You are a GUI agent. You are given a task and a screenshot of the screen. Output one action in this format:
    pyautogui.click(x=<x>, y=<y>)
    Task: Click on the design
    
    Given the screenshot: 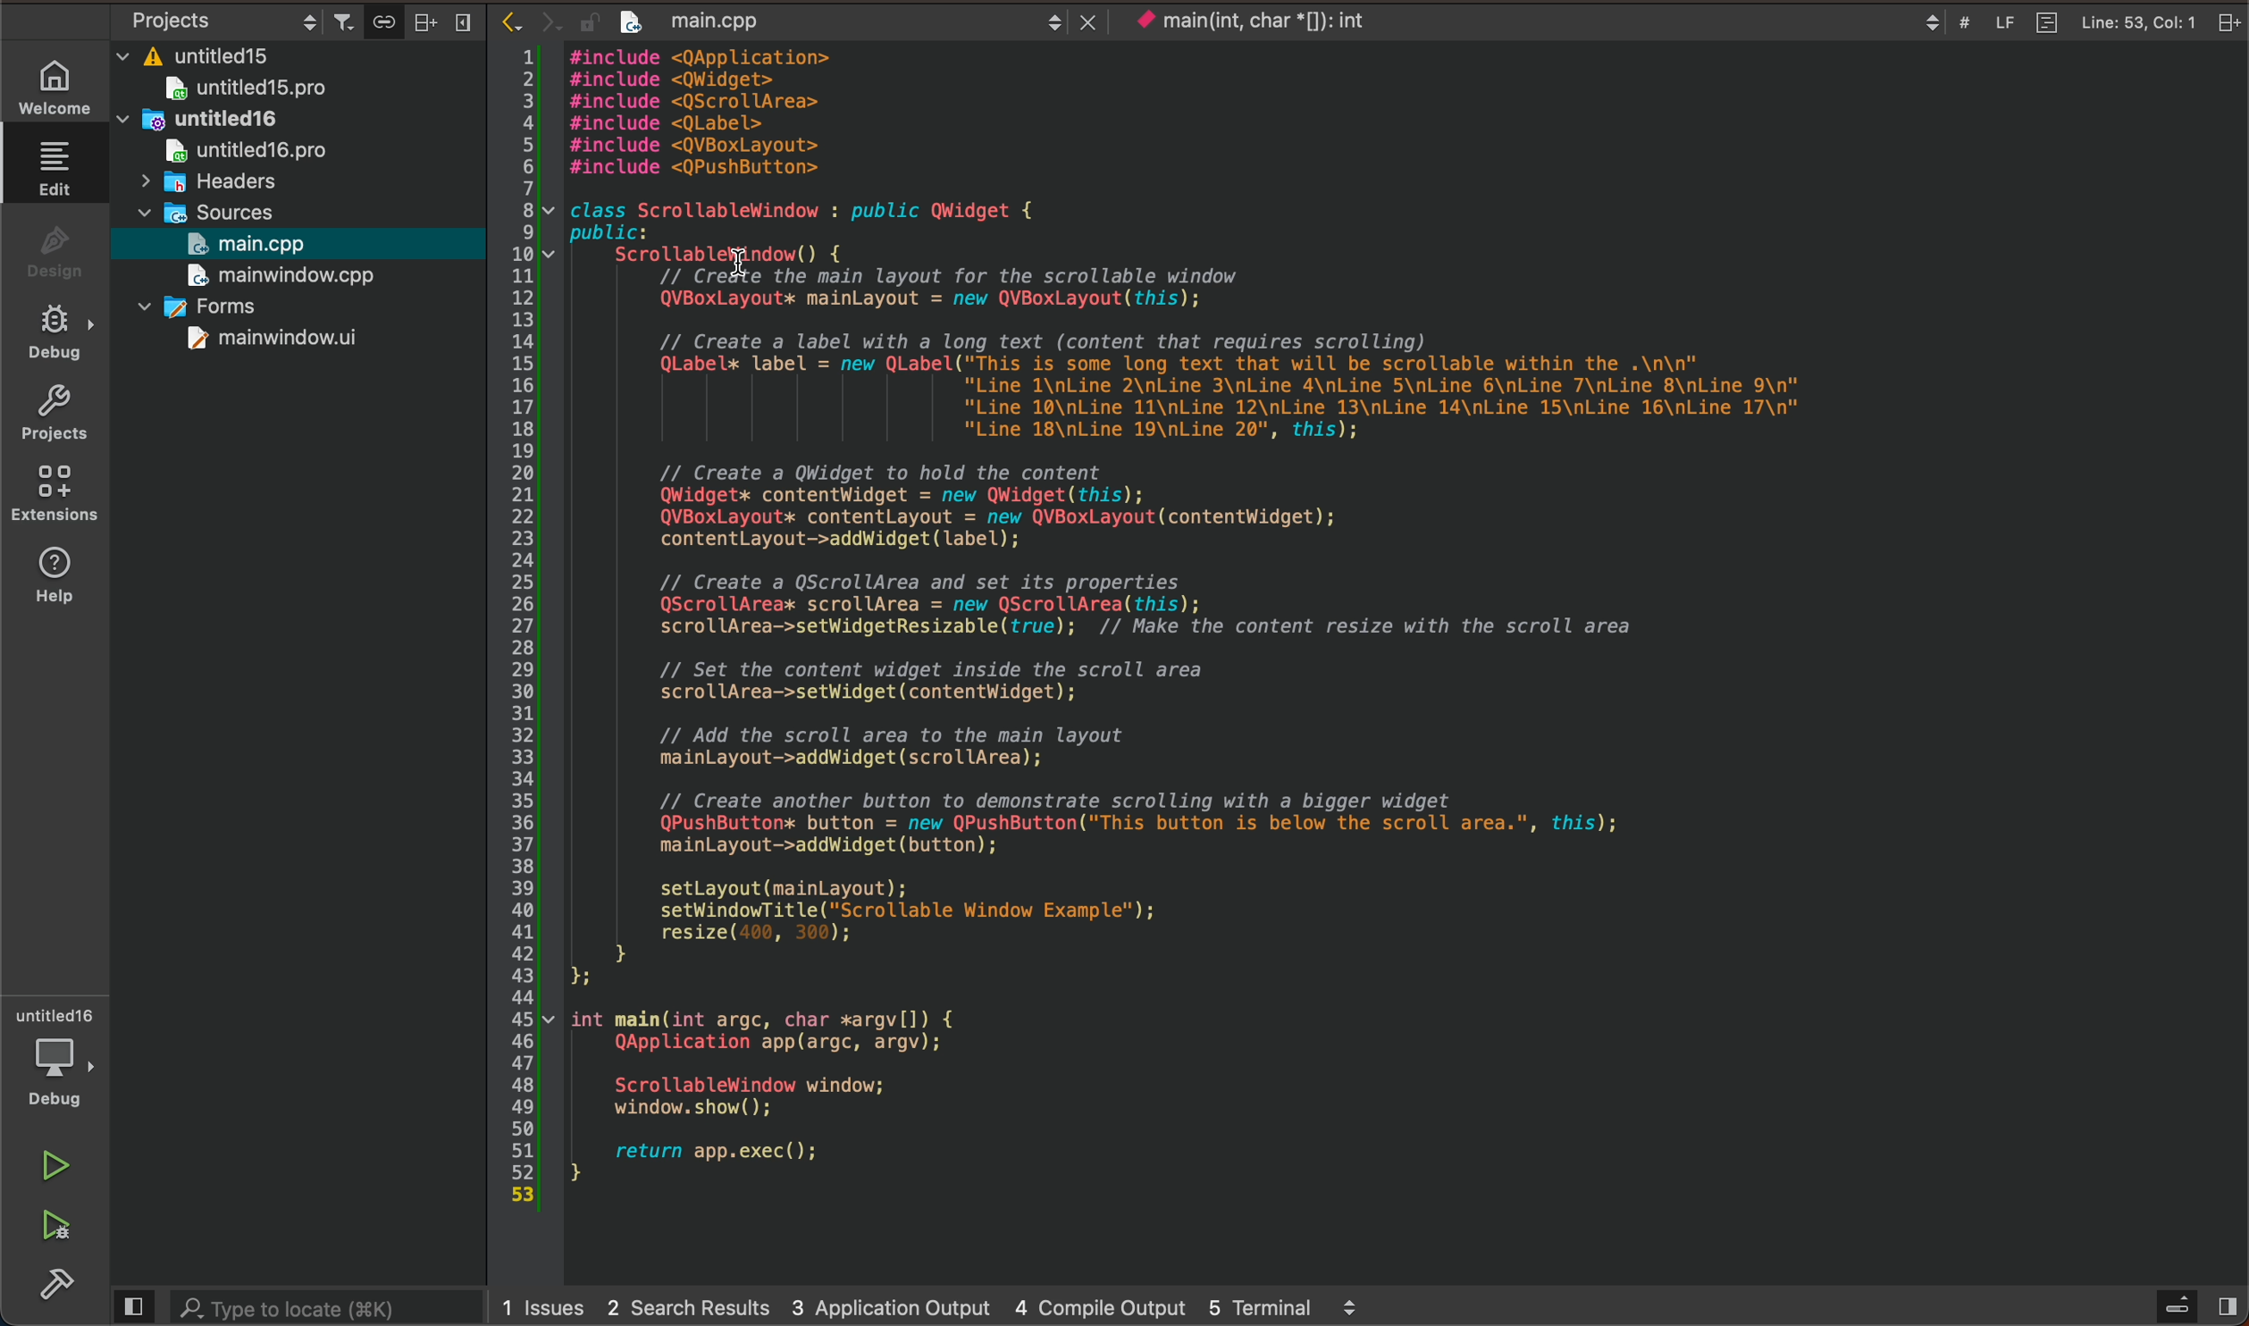 What is the action you would take?
    pyautogui.click(x=50, y=252)
    